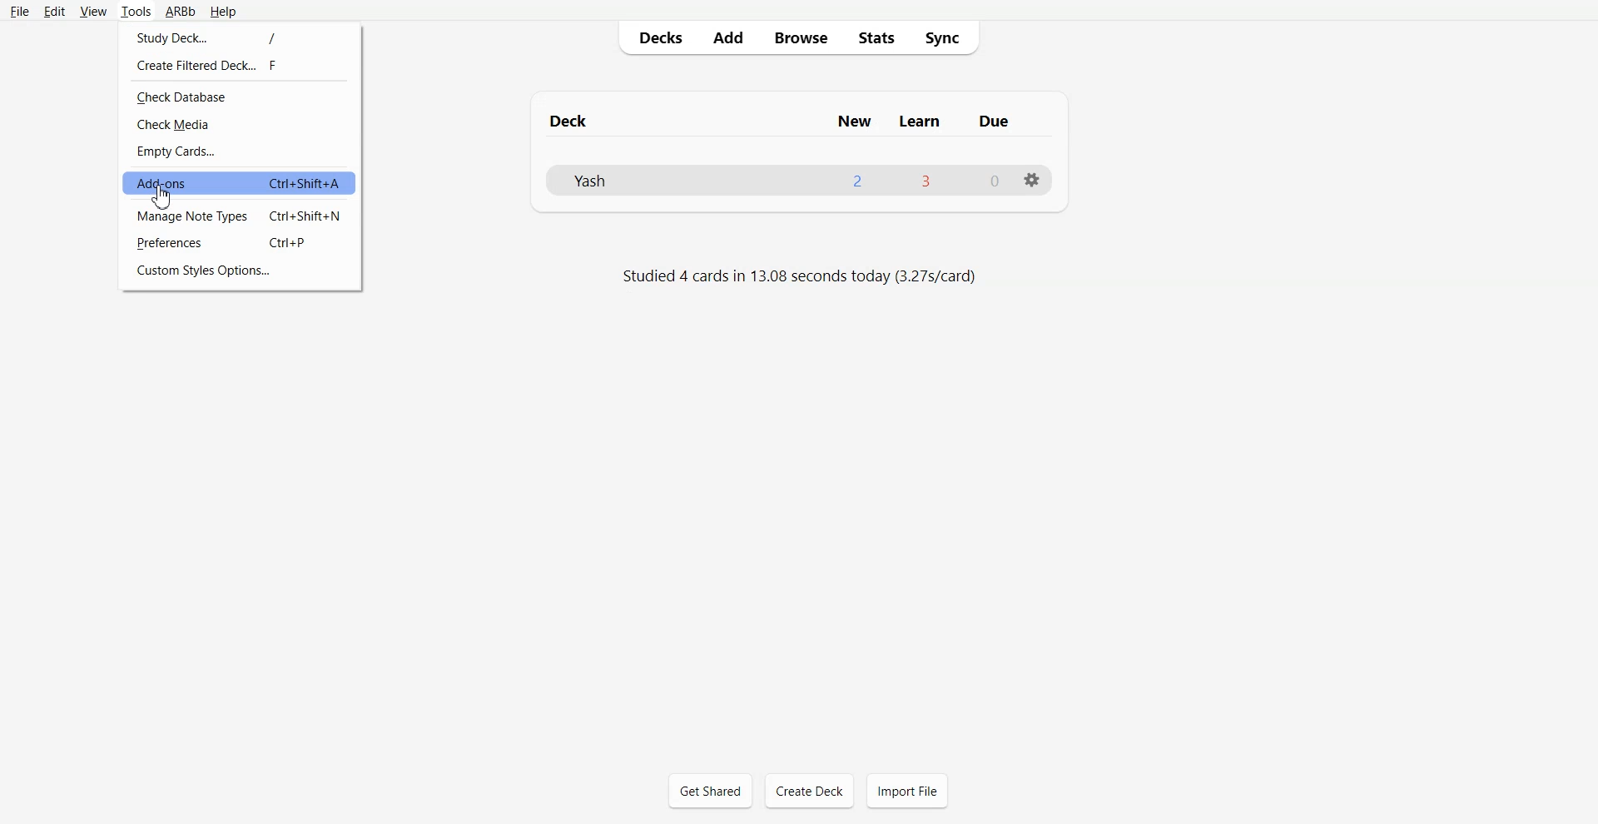 This screenshot has width=1598, height=824. I want to click on Empty Cards, so click(241, 151).